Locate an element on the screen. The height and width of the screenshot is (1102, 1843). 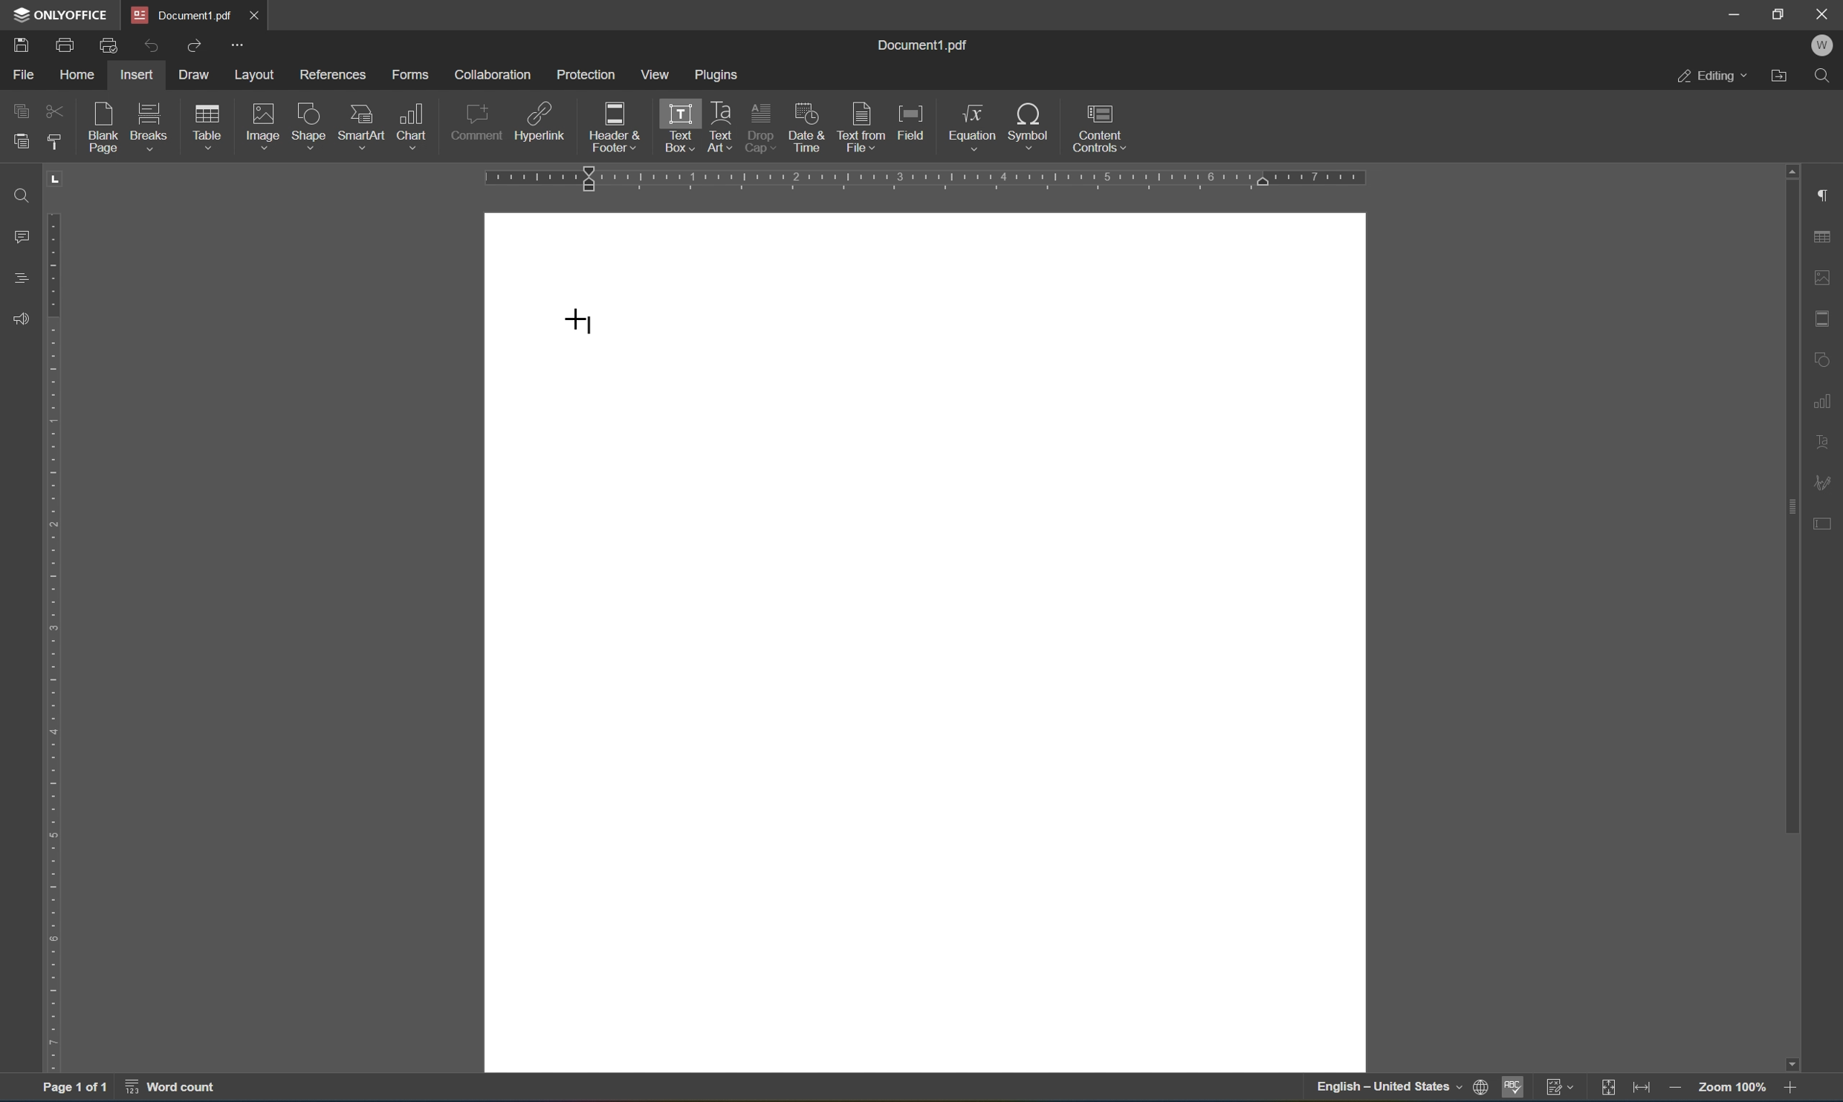
Restore down is located at coordinates (1778, 14).